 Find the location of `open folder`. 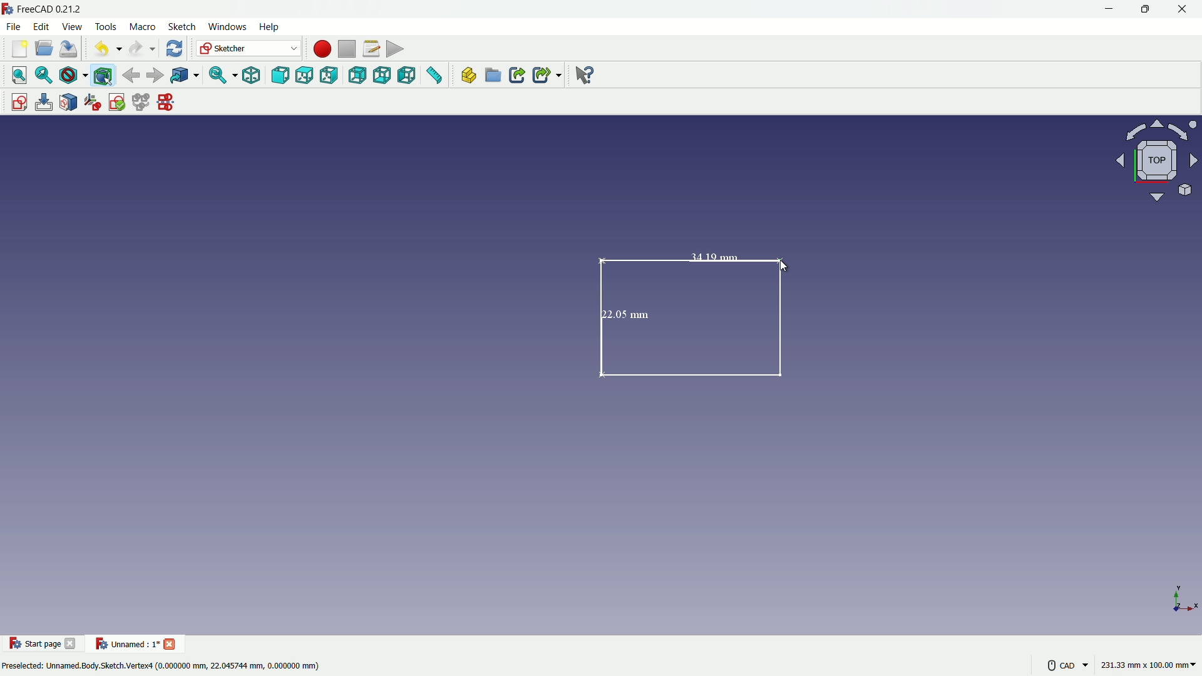

open folder is located at coordinates (43, 49).